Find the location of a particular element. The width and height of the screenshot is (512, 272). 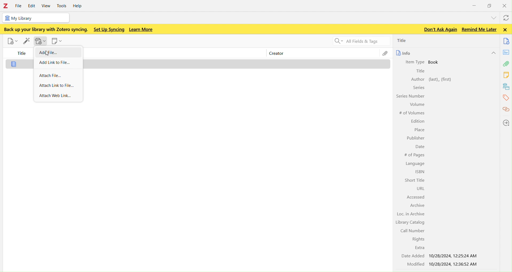

title is located at coordinates (412, 41).